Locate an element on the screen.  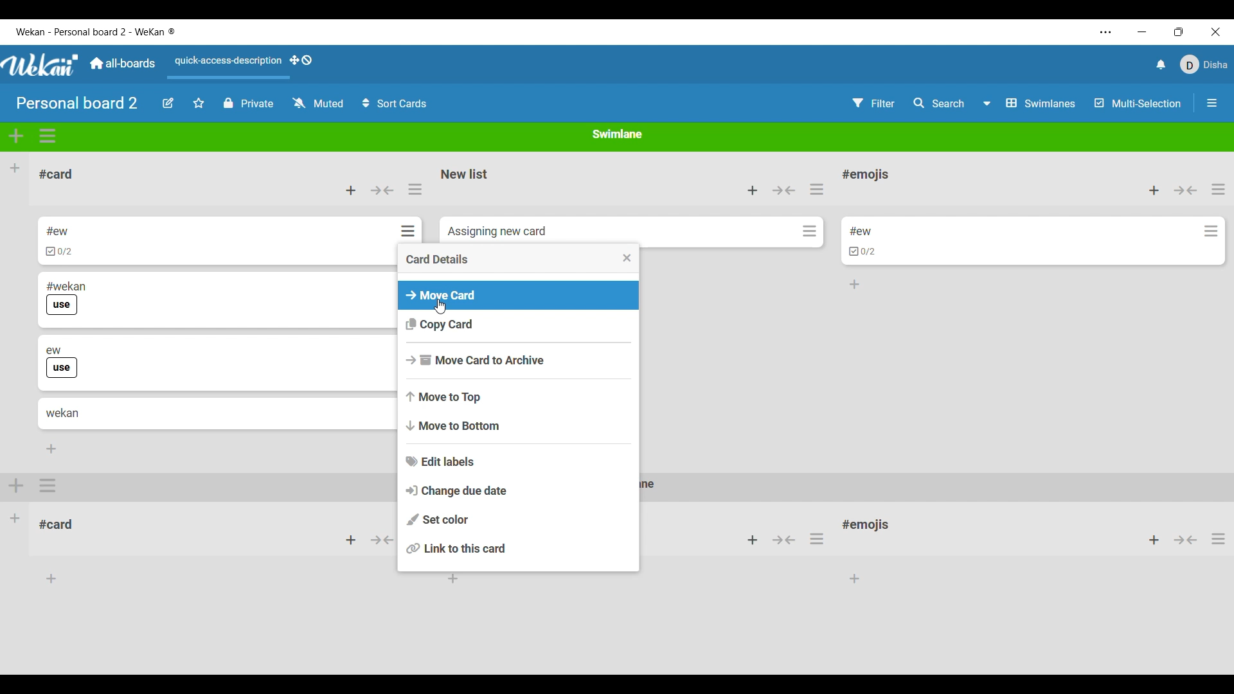
Link to this card is located at coordinates (519, 548).